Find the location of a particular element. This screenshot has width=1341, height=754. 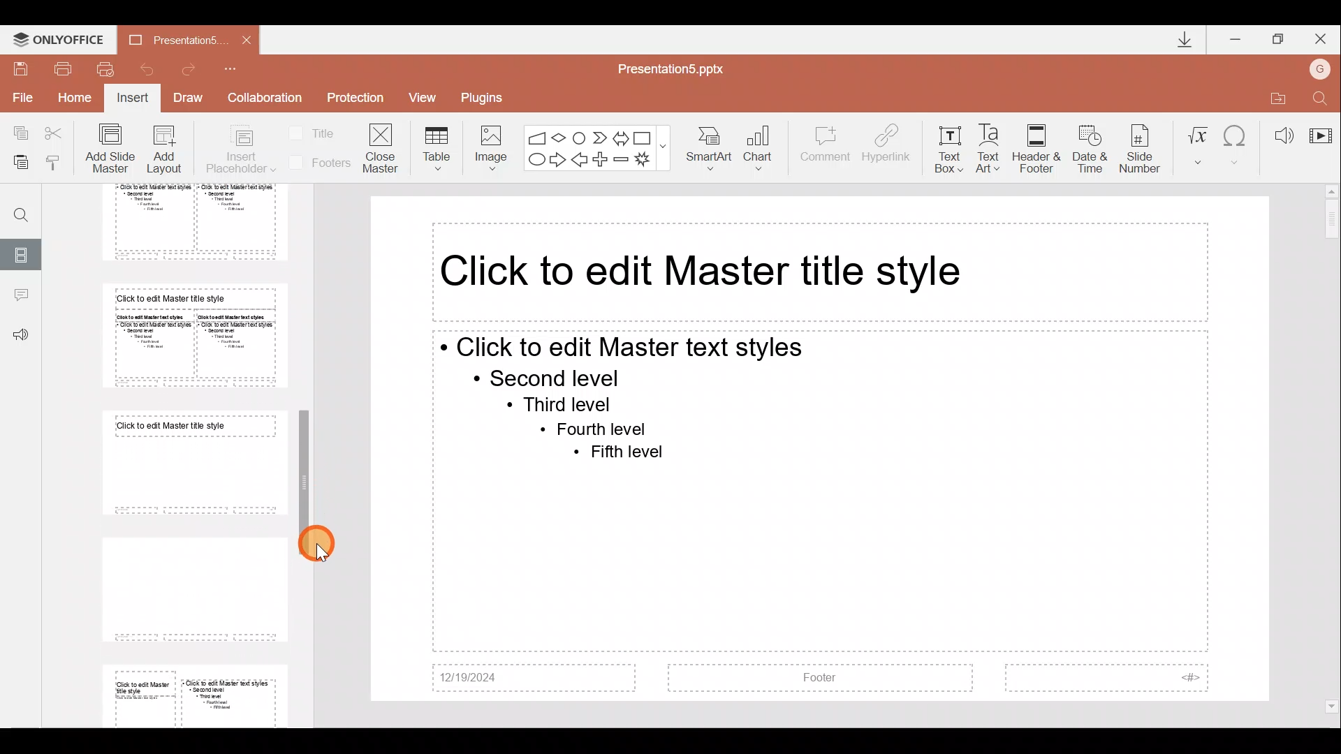

Account name is located at coordinates (1323, 67).